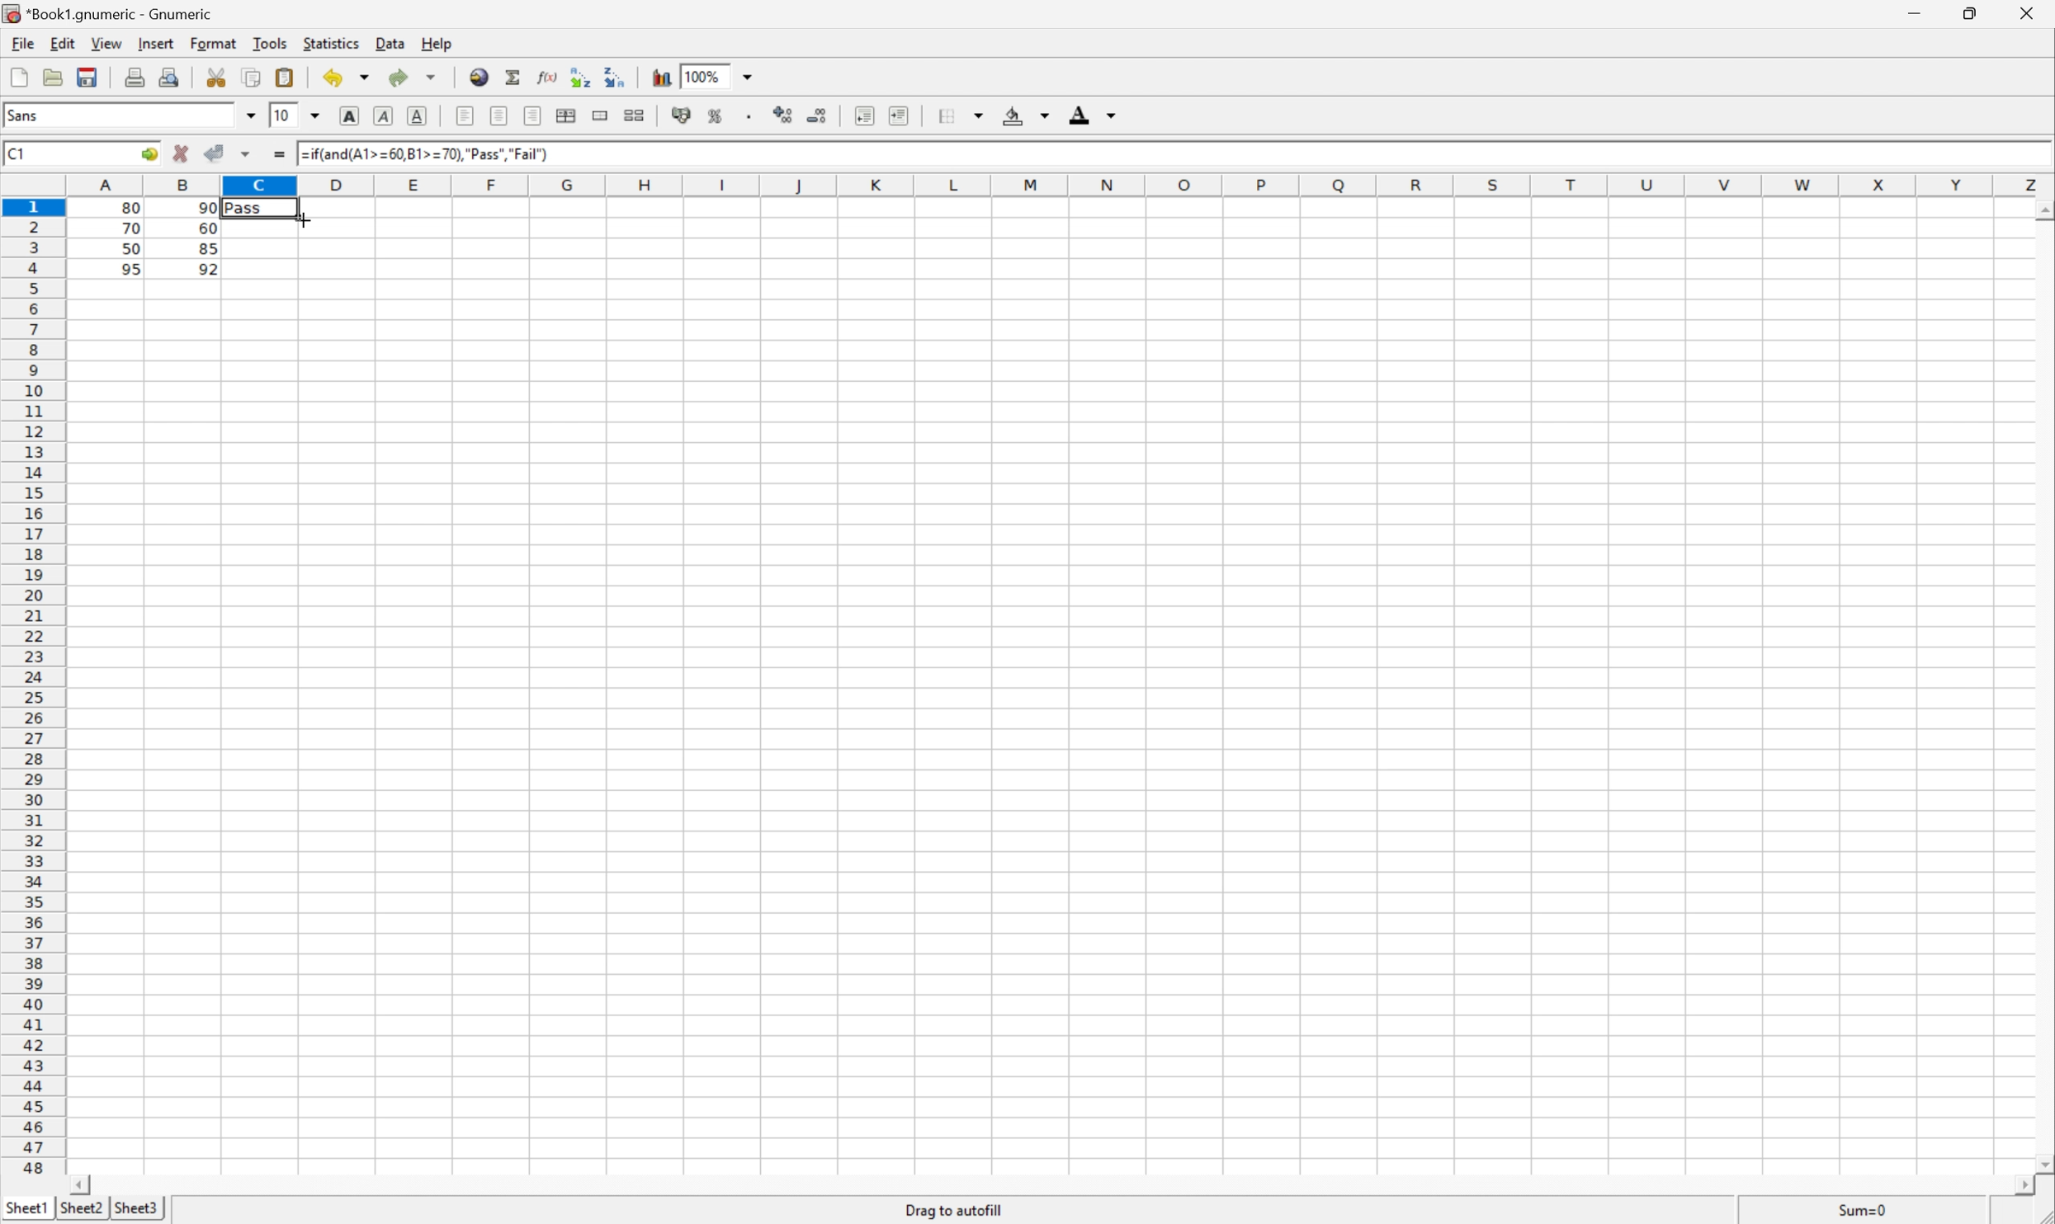 This screenshot has height=1224, width=2055. What do you see at coordinates (385, 115) in the screenshot?
I see `Italic` at bounding box center [385, 115].